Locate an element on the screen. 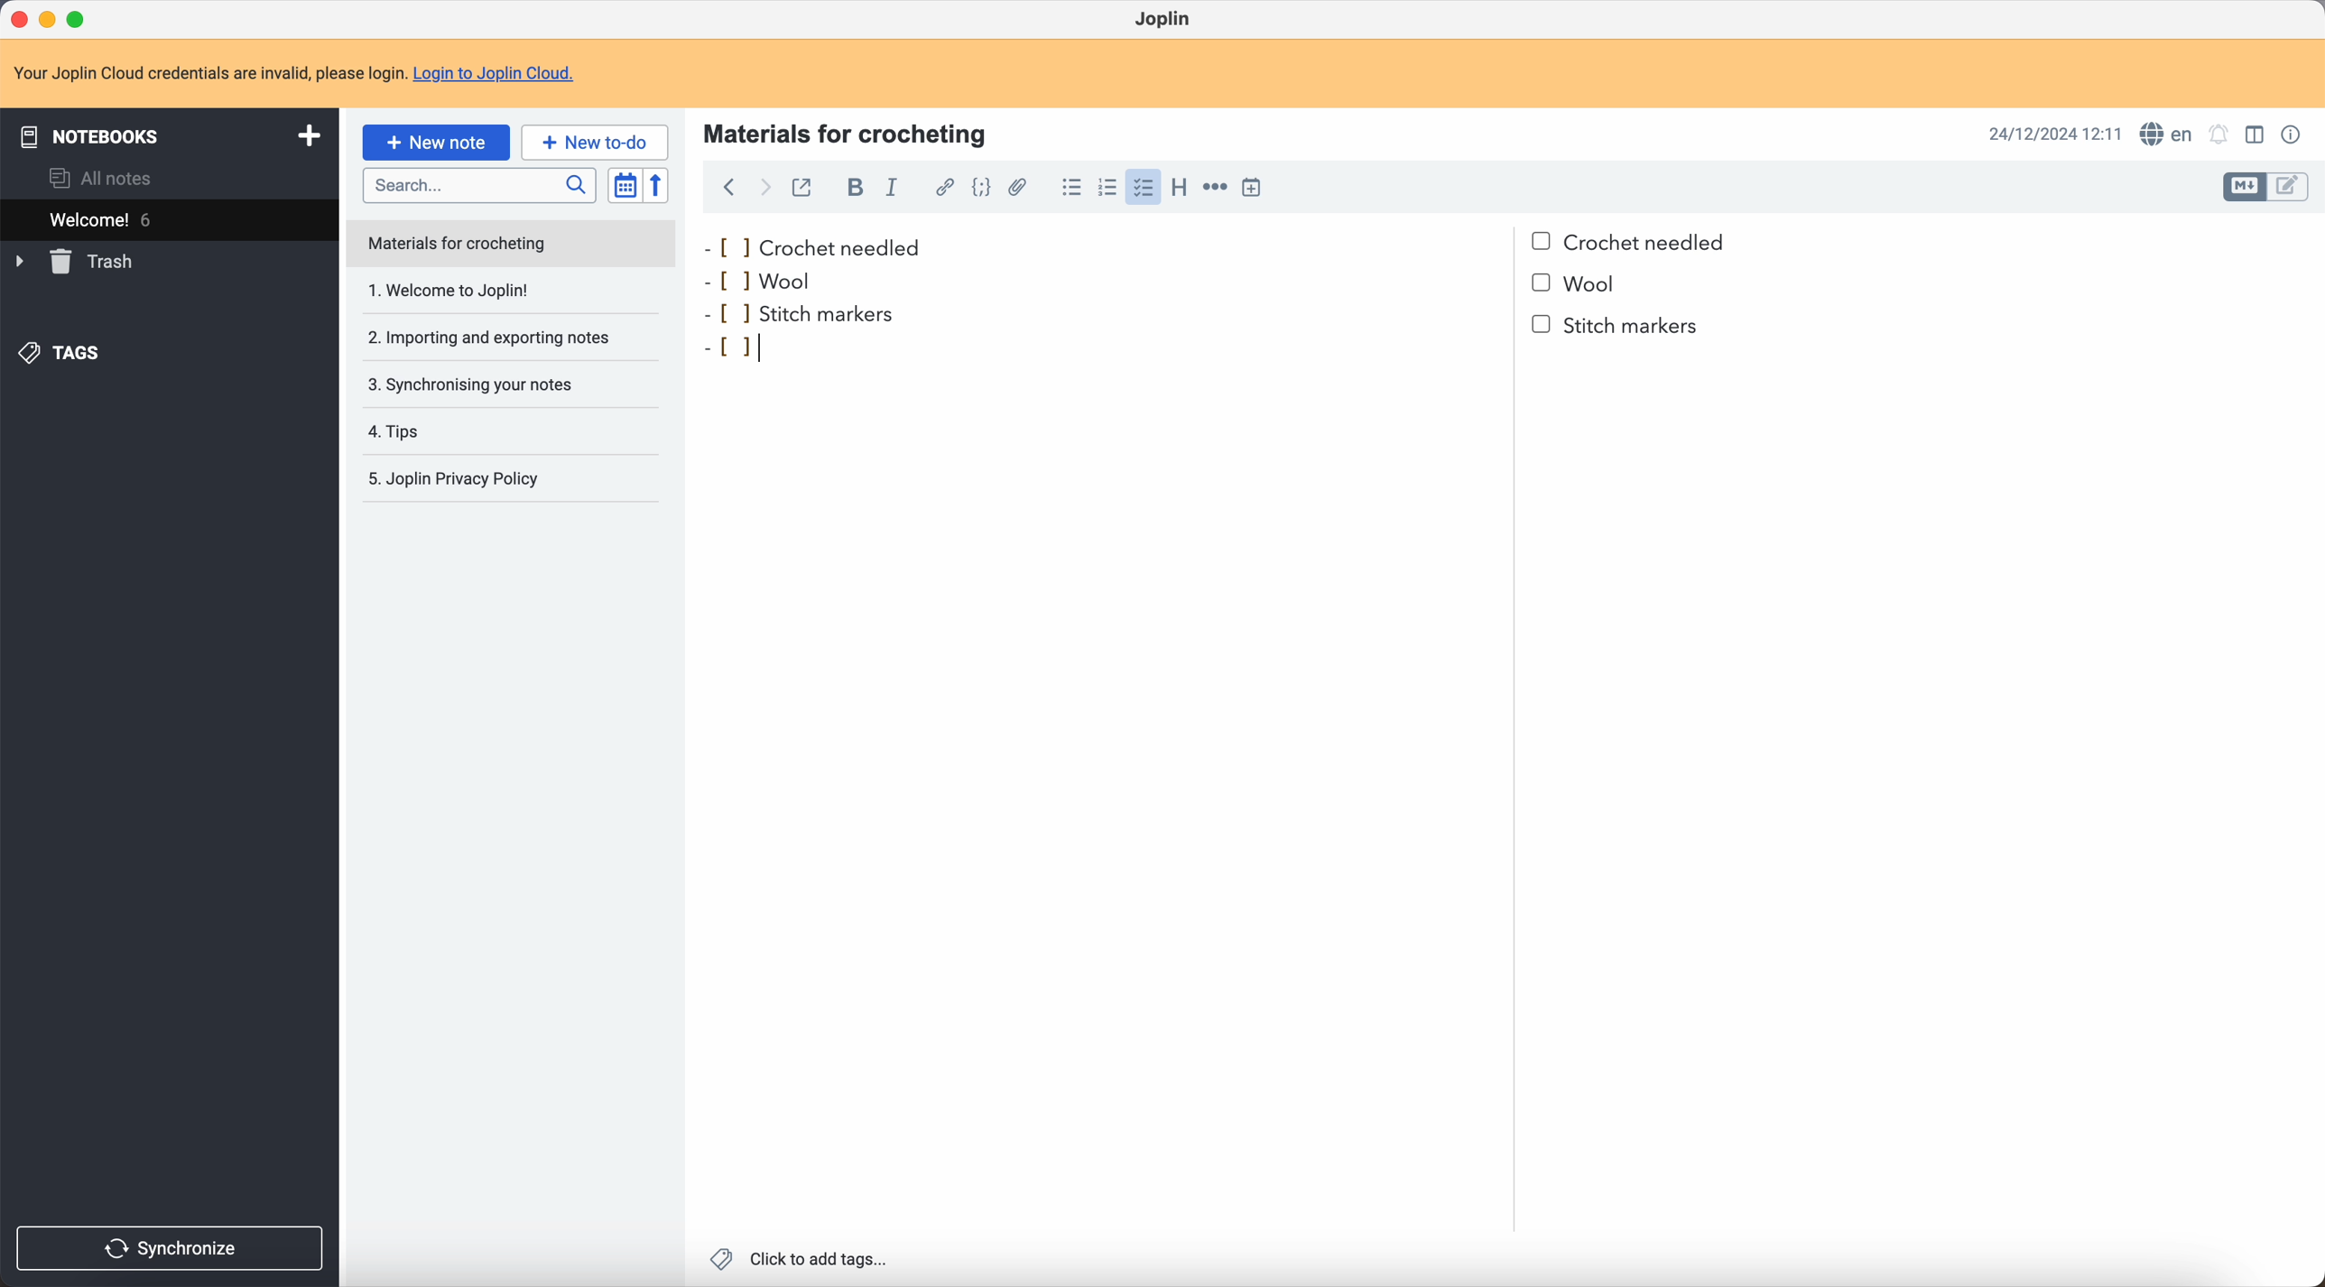 This screenshot has height=1287, width=2325. spell checker is located at coordinates (2163, 134).